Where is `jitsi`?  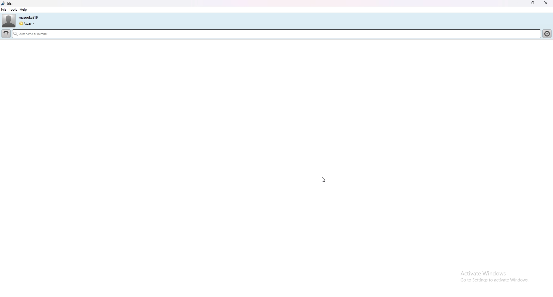 jitsi is located at coordinates (7, 3).